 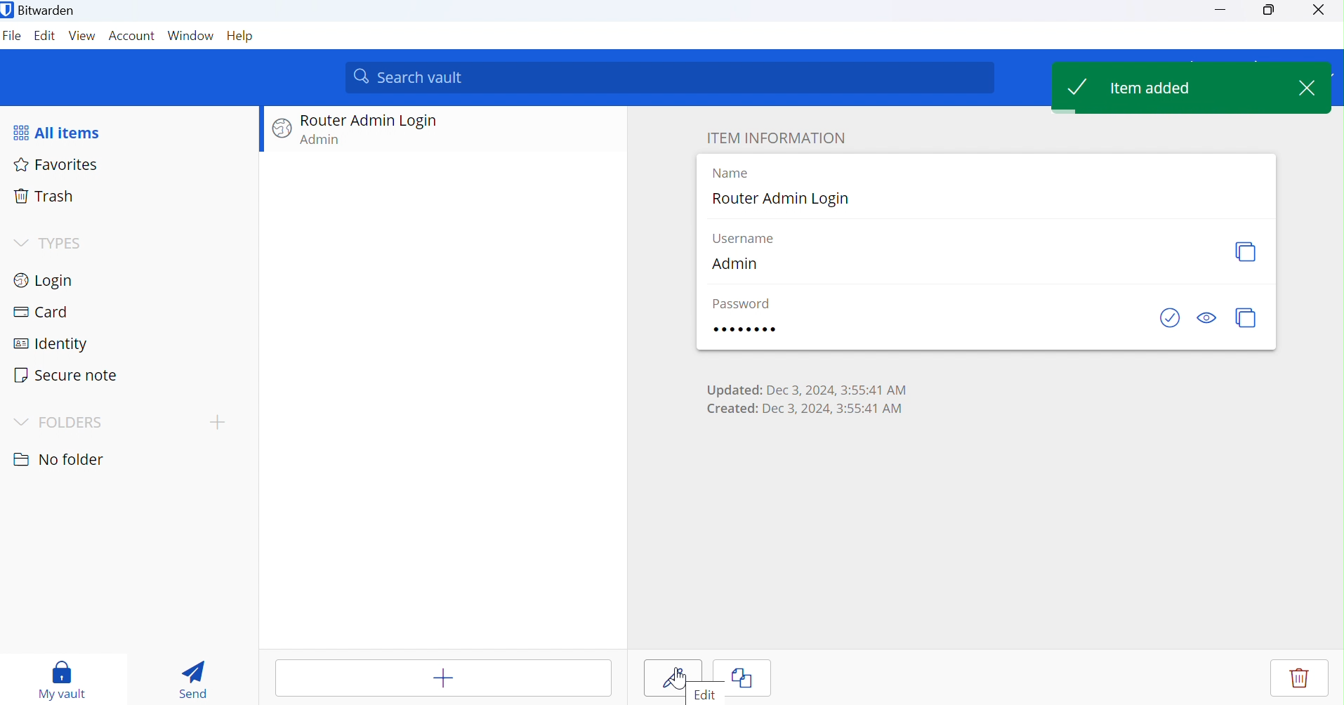 What do you see at coordinates (132, 37) in the screenshot?
I see `Account` at bounding box center [132, 37].